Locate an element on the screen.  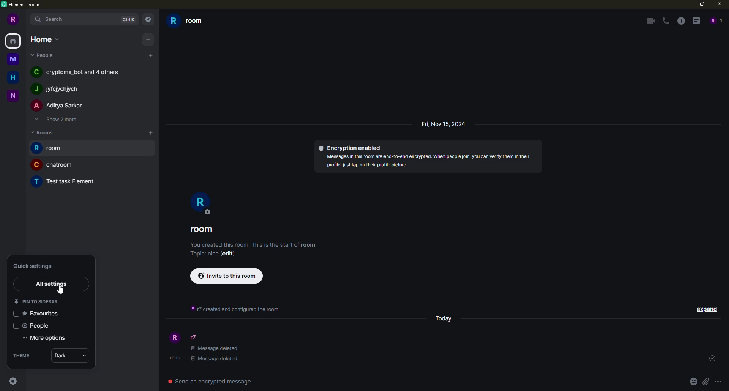
element is located at coordinates (22, 5).